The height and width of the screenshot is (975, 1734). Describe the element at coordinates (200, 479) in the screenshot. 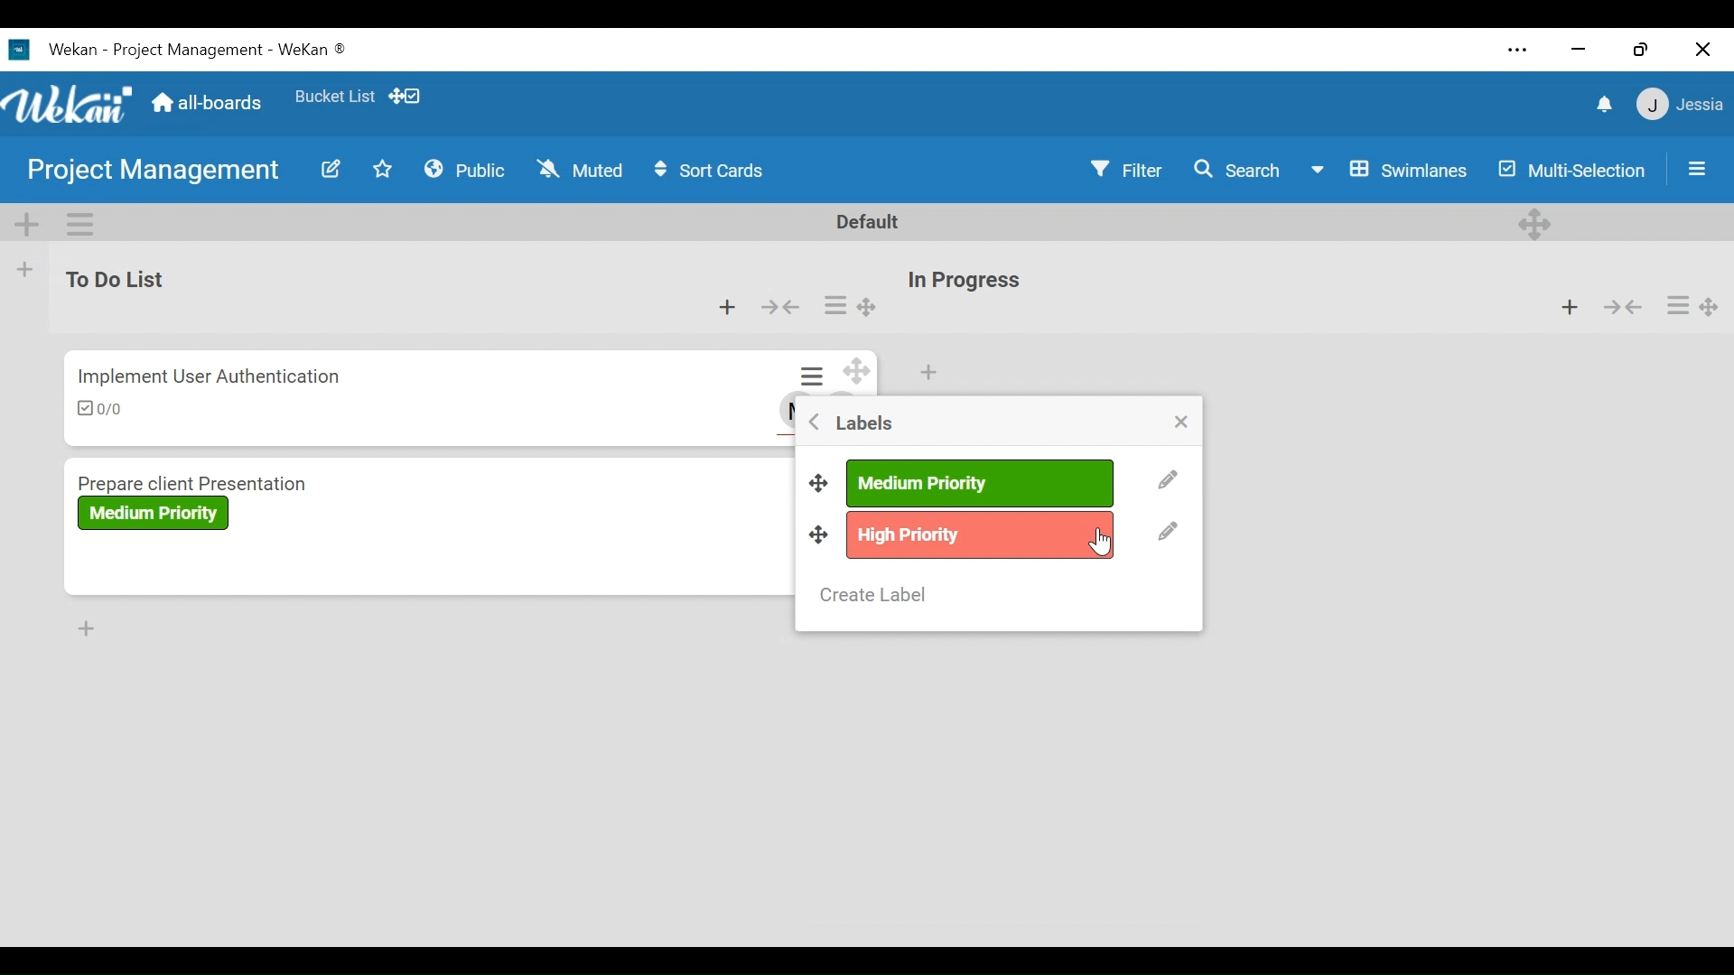

I see `Card Title` at that location.